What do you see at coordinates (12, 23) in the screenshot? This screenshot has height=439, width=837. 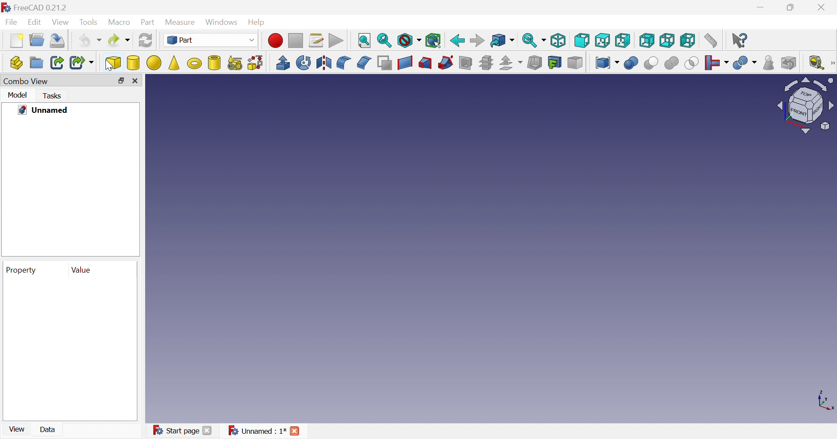 I see `File` at bounding box center [12, 23].